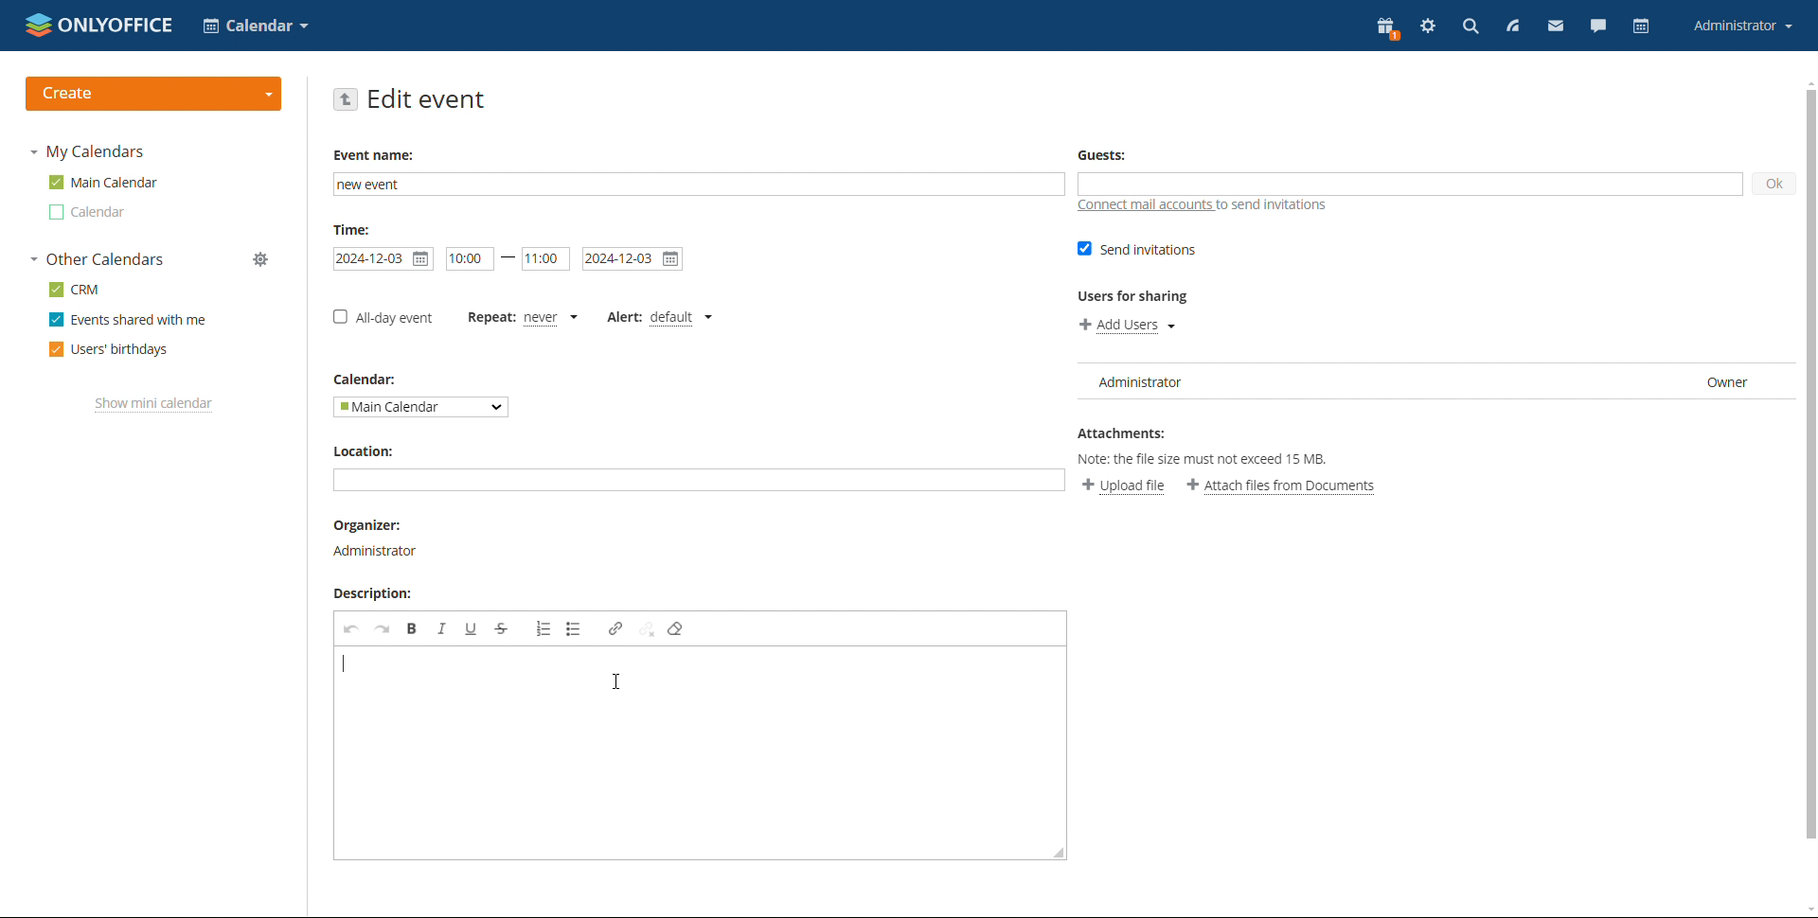  Describe the element at coordinates (377, 550) in the screenshot. I see `Administrator` at that location.